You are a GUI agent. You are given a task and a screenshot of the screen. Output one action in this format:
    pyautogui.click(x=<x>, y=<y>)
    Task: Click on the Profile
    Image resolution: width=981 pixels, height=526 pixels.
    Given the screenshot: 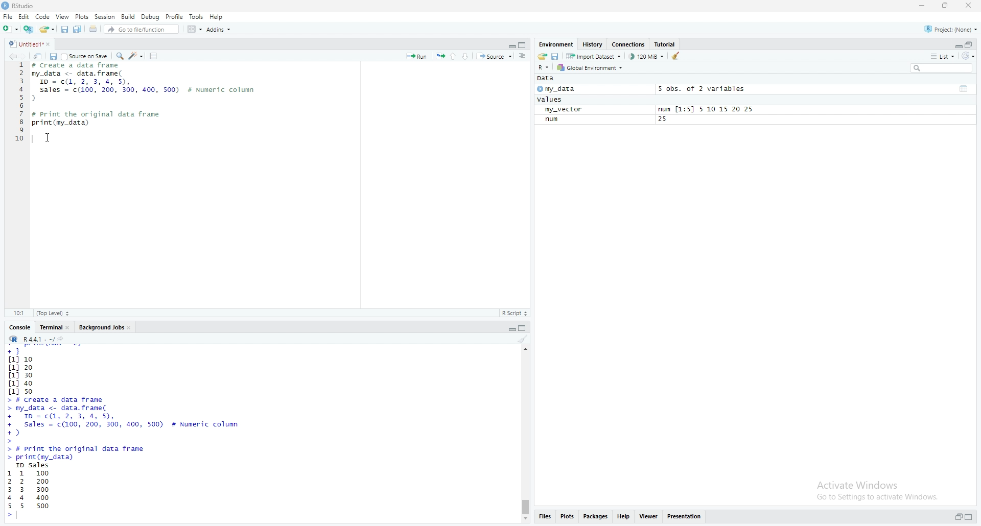 What is the action you would take?
    pyautogui.click(x=175, y=16)
    